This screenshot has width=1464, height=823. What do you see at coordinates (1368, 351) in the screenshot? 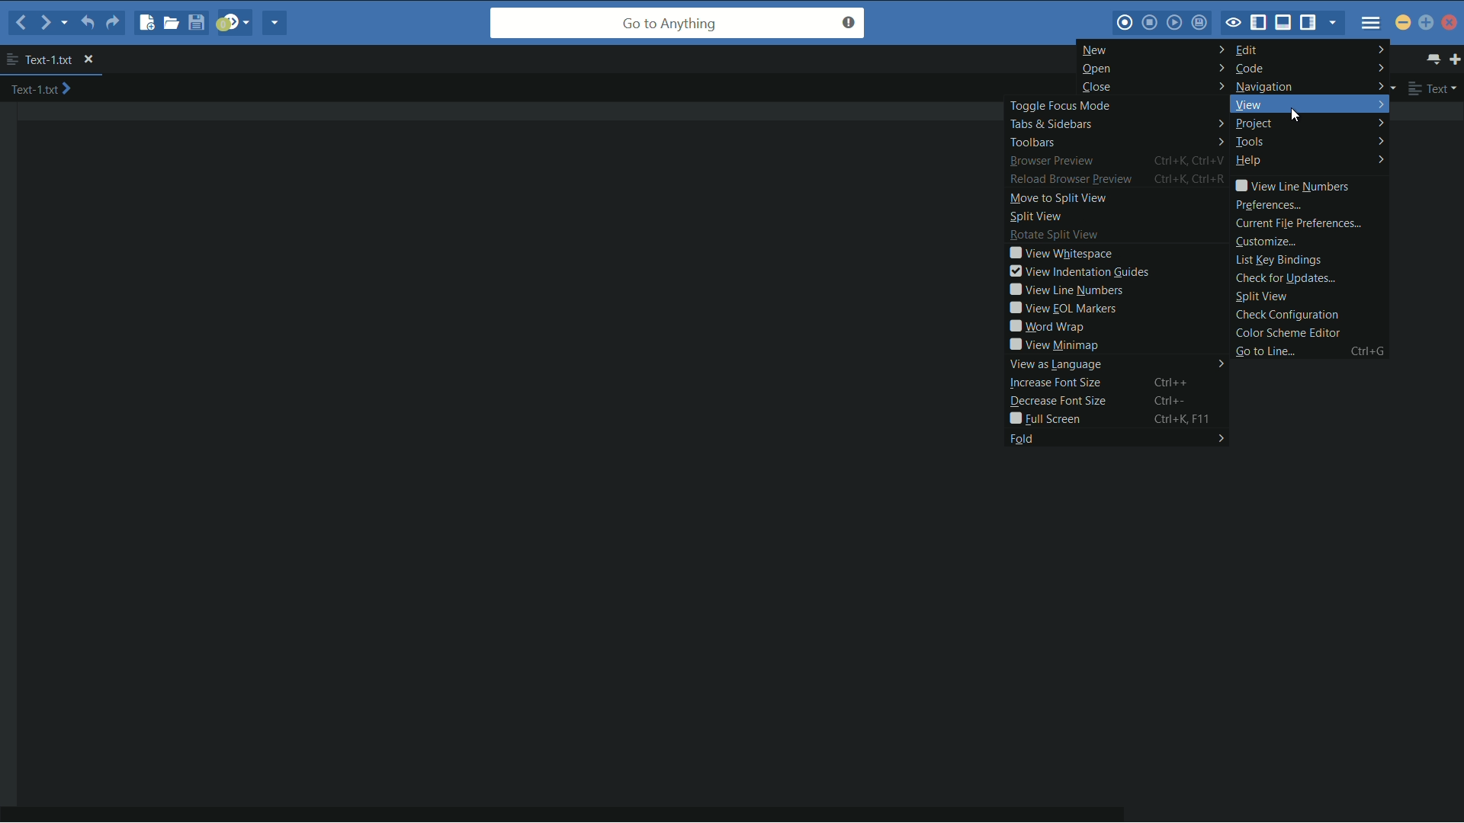
I see `ctrl+g` at bounding box center [1368, 351].